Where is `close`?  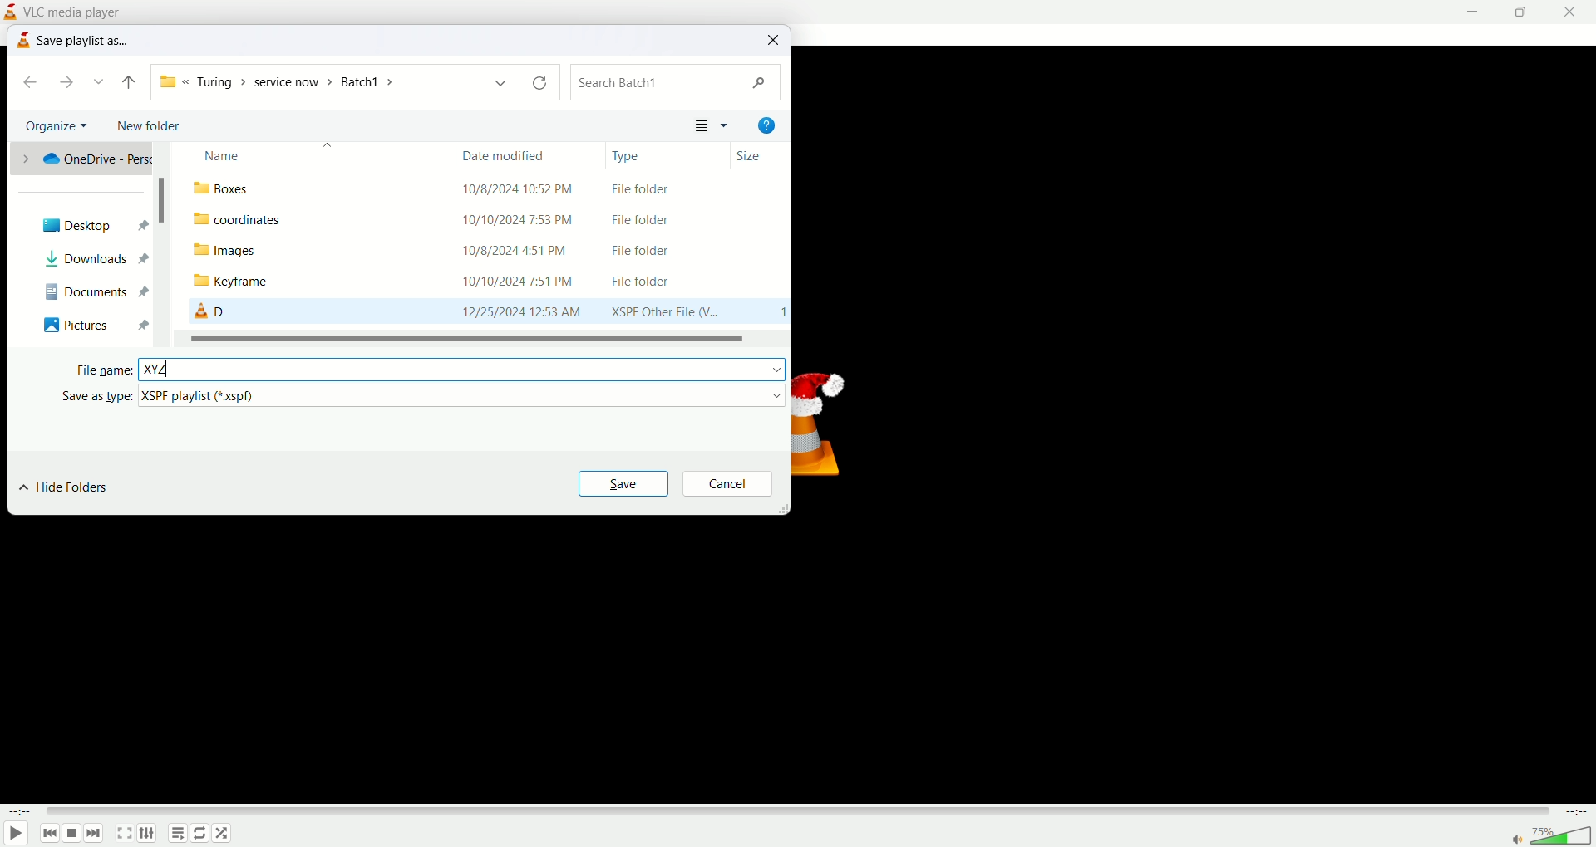
close is located at coordinates (1574, 11).